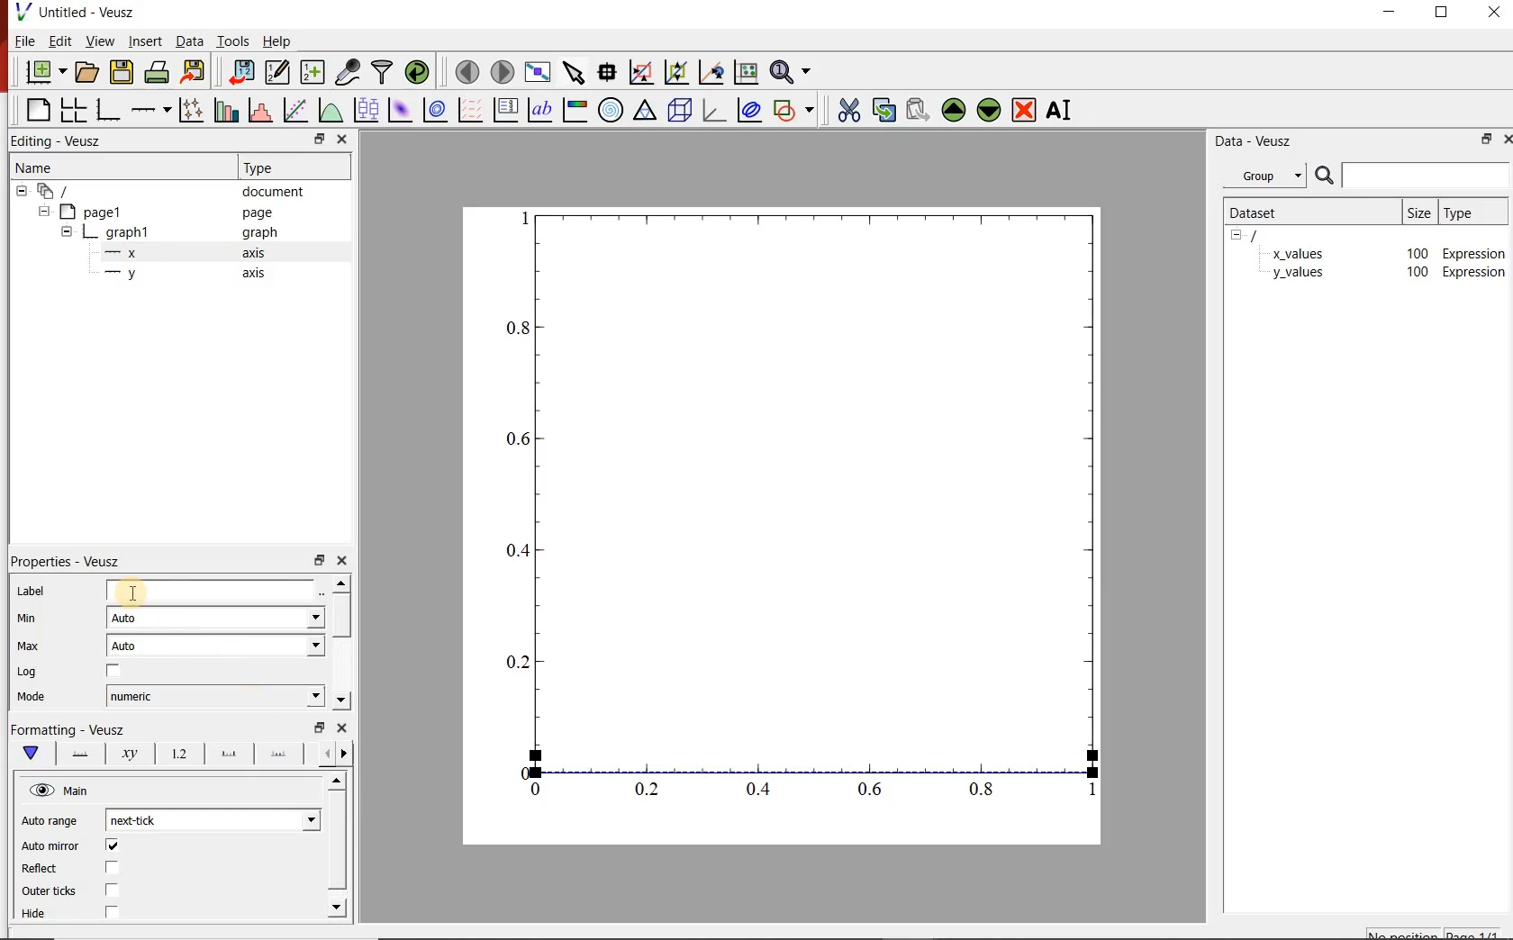  Describe the element at coordinates (883, 111) in the screenshot. I see `copy the selected widget` at that location.